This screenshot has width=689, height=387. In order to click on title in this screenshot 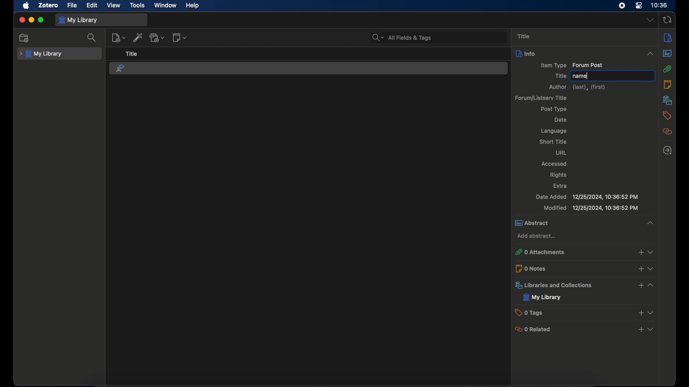, I will do `click(525, 37)`.